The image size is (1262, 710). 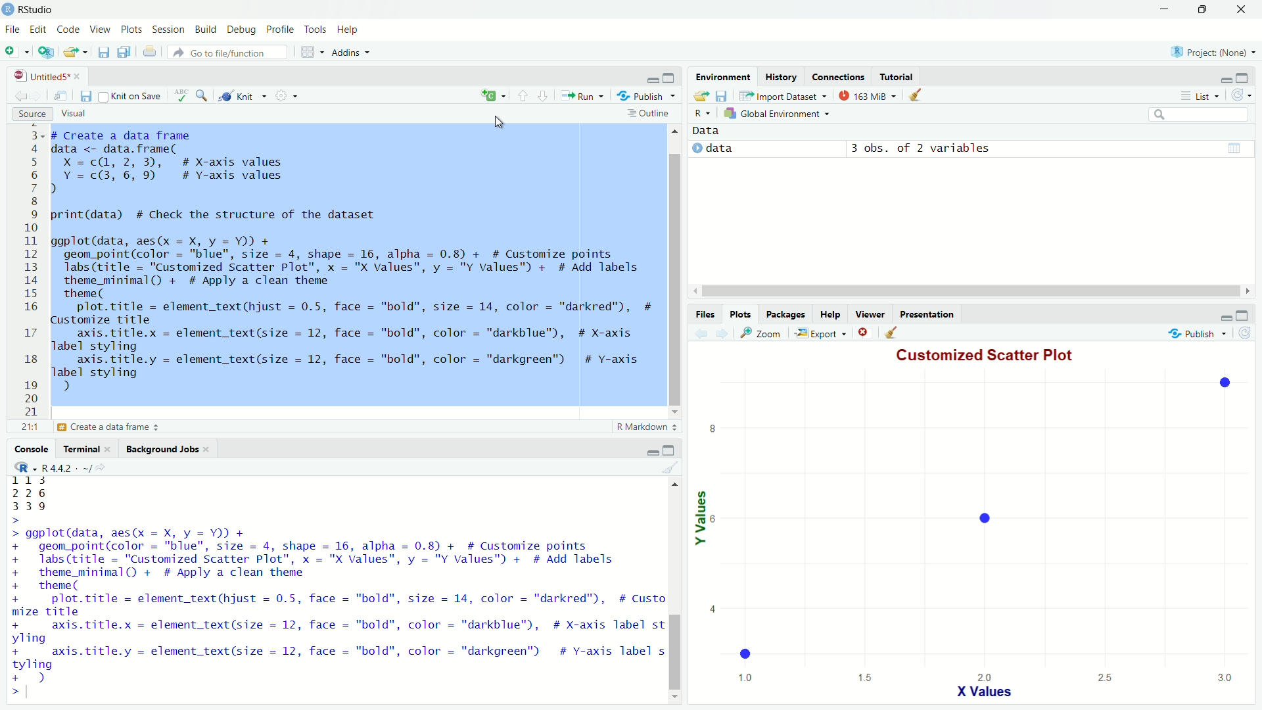 What do you see at coordinates (975, 292) in the screenshot?
I see `Scrollbar` at bounding box center [975, 292].